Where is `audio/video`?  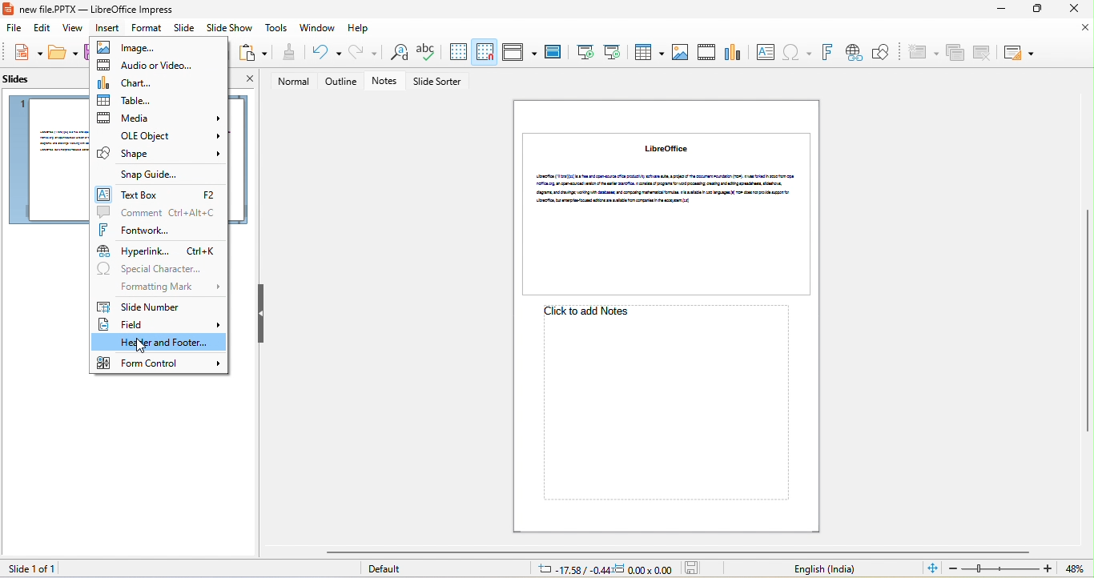 audio/video is located at coordinates (708, 52).